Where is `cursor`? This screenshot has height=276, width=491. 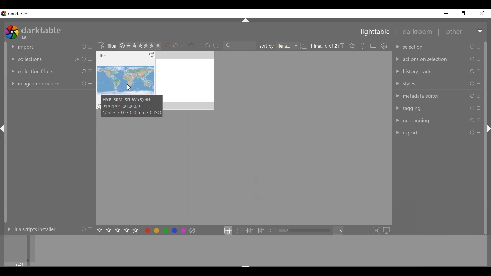
cursor is located at coordinates (128, 87).